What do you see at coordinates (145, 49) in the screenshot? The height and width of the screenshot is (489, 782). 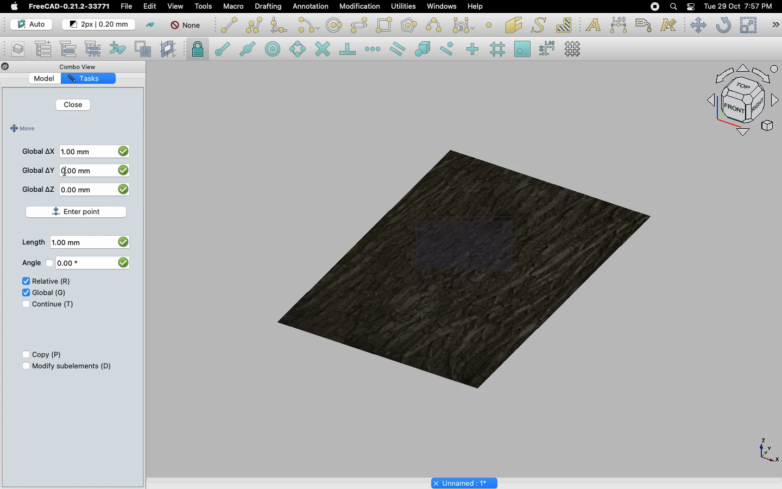 I see `Create working plane proxy` at bounding box center [145, 49].